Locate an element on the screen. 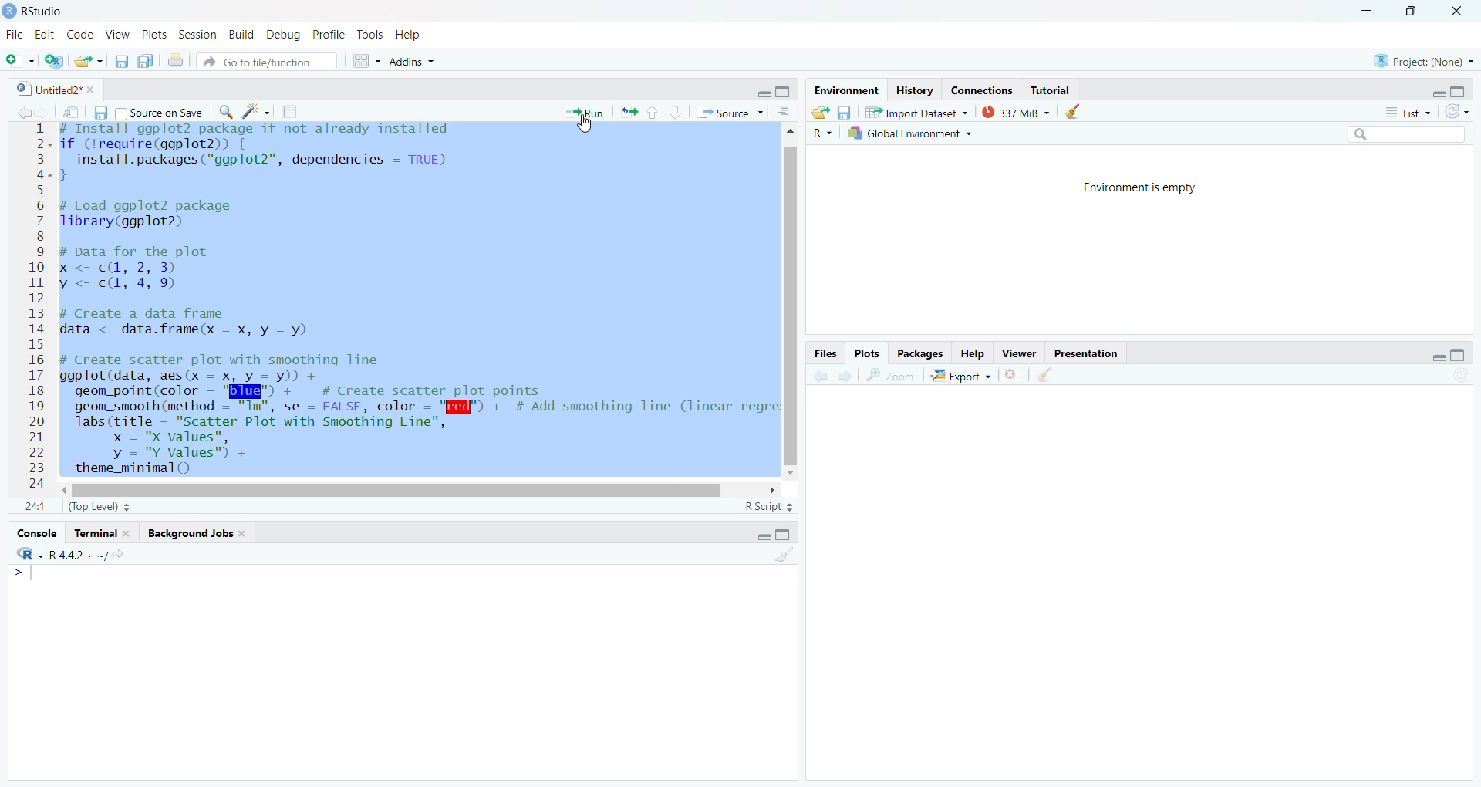 The width and height of the screenshot is (1481, 787). 1:1 is located at coordinates (34, 506).